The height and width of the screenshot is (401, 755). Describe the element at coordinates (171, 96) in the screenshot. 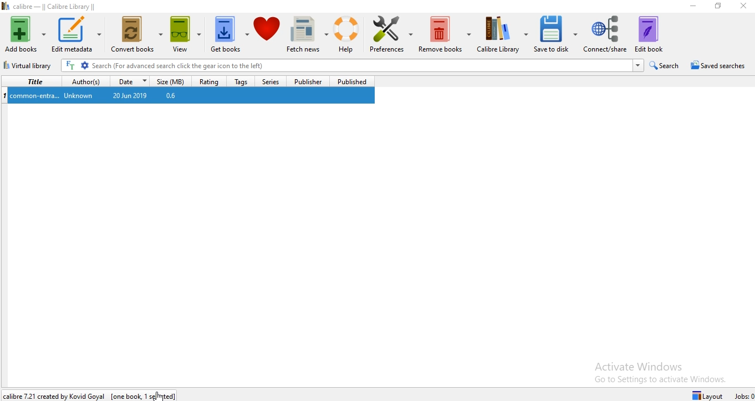

I see `0.6` at that location.